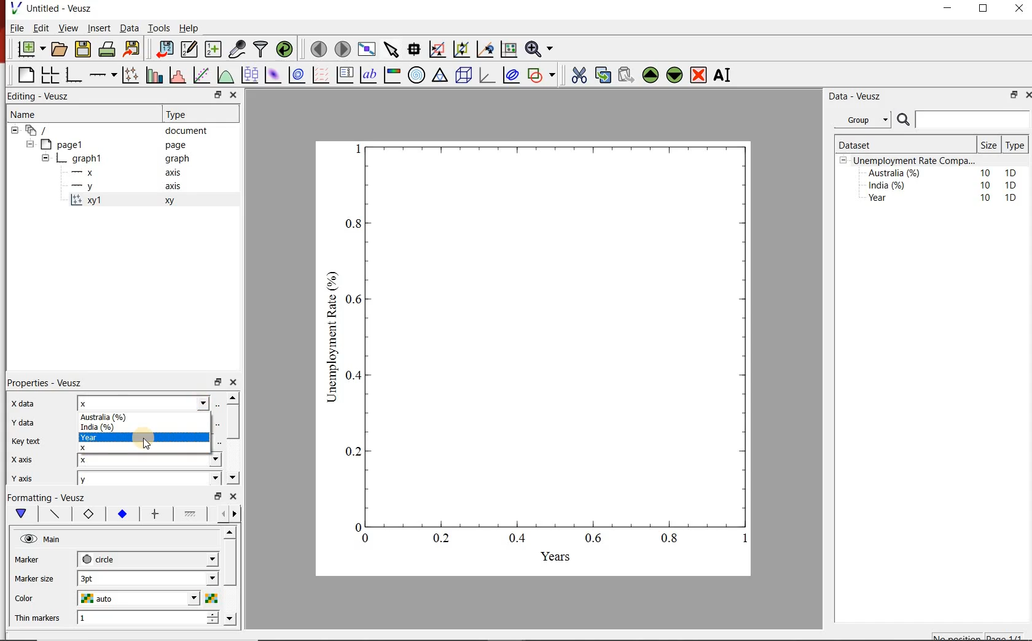 This screenshot has height=641, width=1032. What do you see at coordinates (36, 561) in the screenshot?
I see `MArker` at bounding box center [36, 561].